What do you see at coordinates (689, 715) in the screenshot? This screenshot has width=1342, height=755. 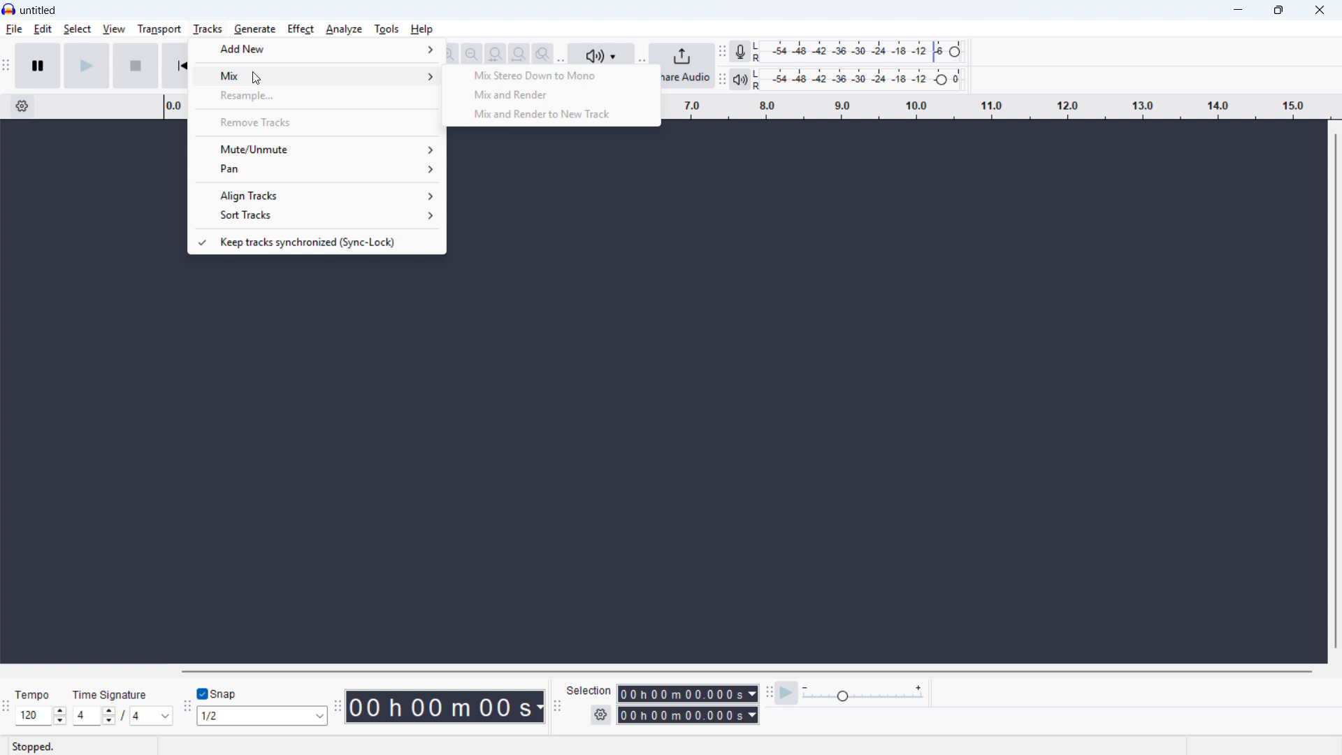 I see `Selection end time` at bounding box center [689, 715].